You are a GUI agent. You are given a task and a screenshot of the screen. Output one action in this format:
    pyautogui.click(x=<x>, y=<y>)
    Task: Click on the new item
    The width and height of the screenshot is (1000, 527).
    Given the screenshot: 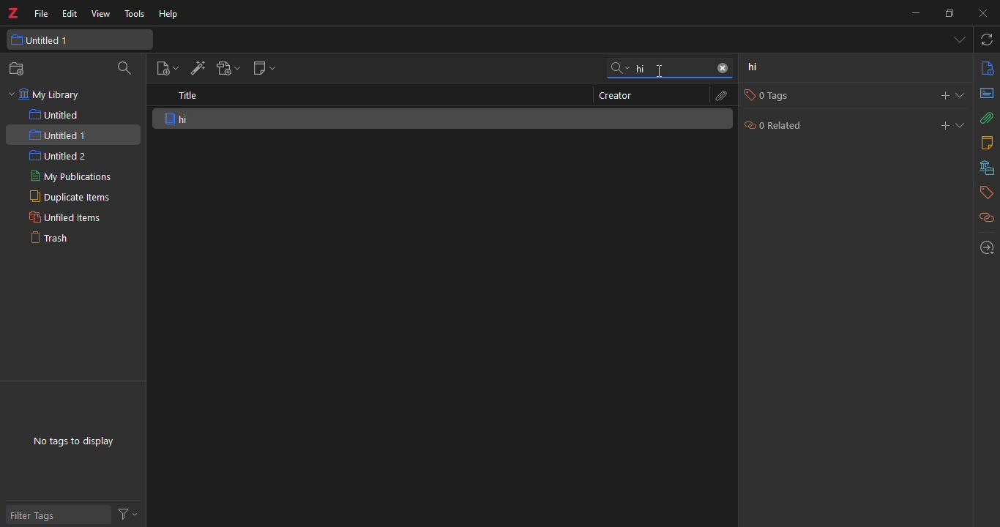 What is the action you would take?
    pyautogui.click(x=165, y=70)
    